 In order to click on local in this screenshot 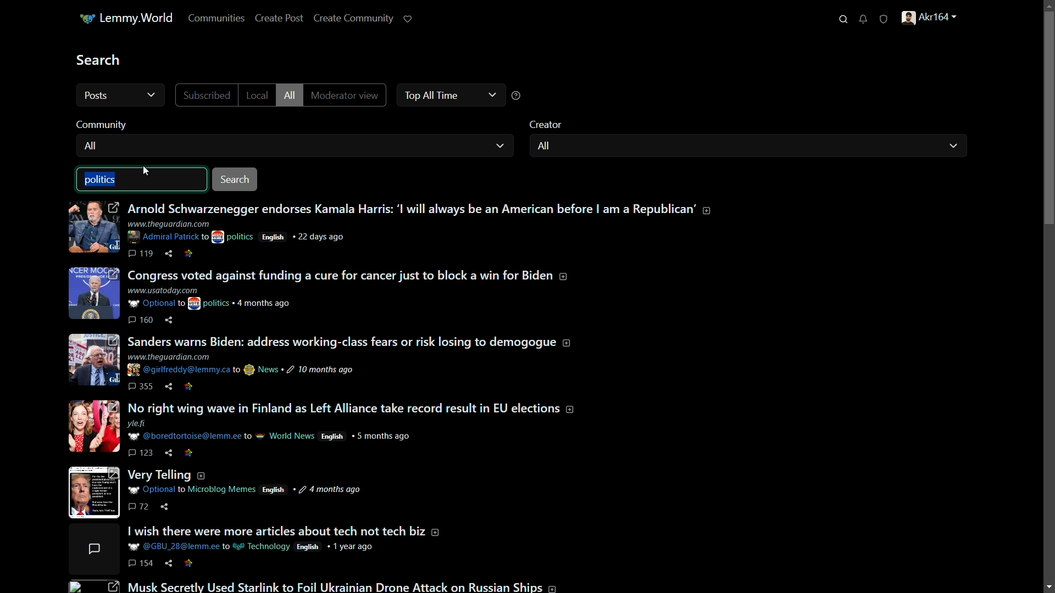, I will do `click(262, 95)`.